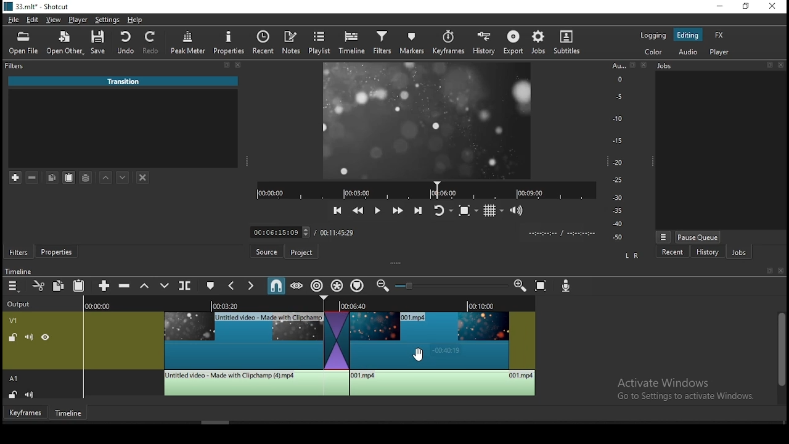  I want to click on paste, so click(78, 285).